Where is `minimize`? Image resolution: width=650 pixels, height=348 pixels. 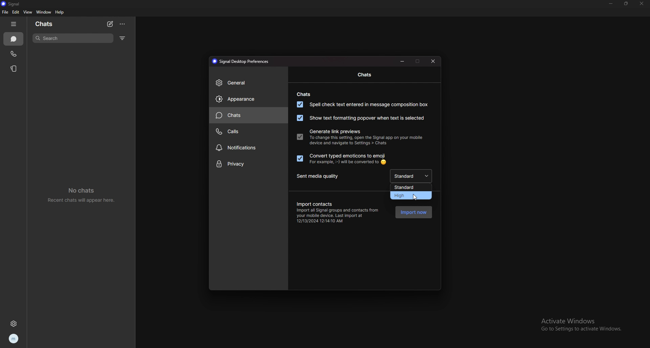 minimize is located at coordinates (402, 61).